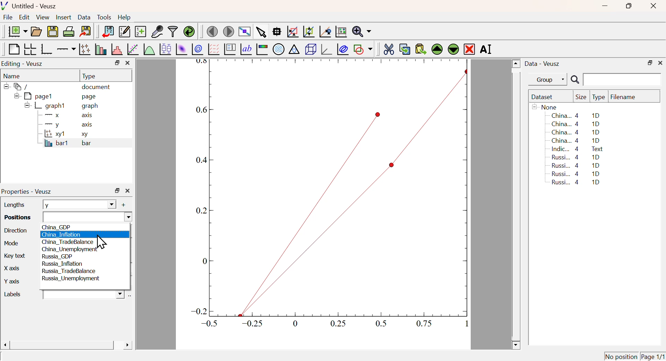 This screenshot has width=666, height=361. Describe the element at coordinates (16, 230) in the screenshot. I see `Direction` at that location.